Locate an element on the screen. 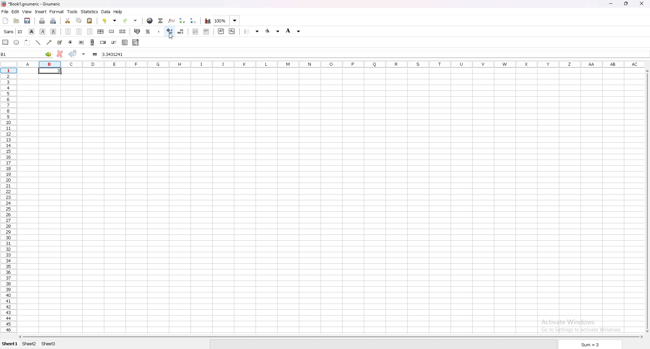 This screenshot has width=650, height=349. close is located at coordinates (641, 3).